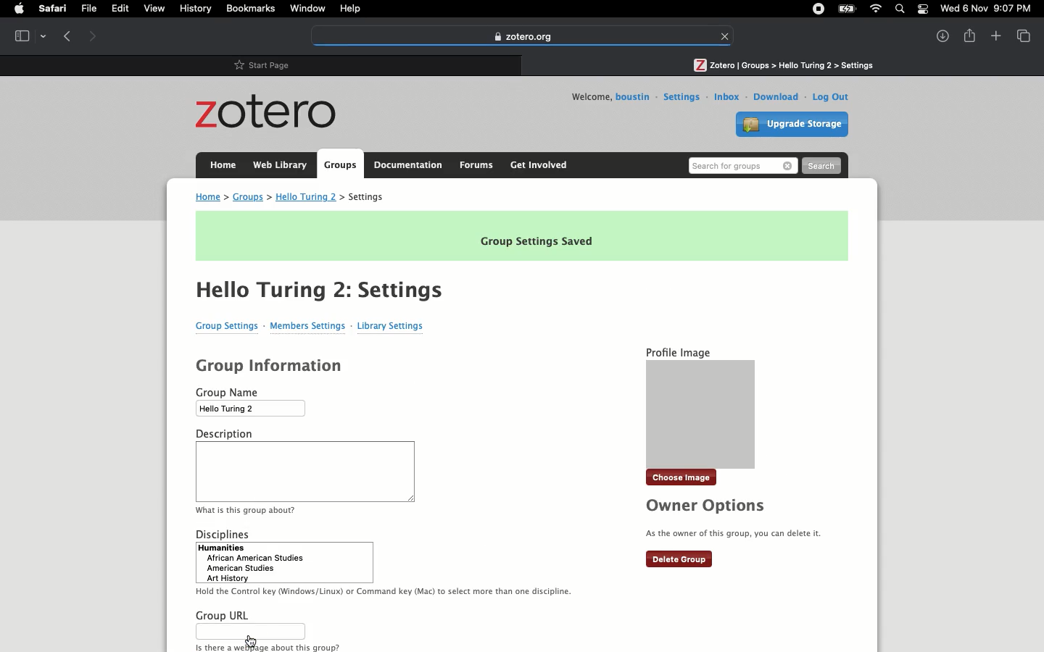 The width and height of the screenshot is (1044, 652). What do you see at coordinates (18, 9) in the screenshot?
I see `Apple logo` at bounding box center [18, 9].